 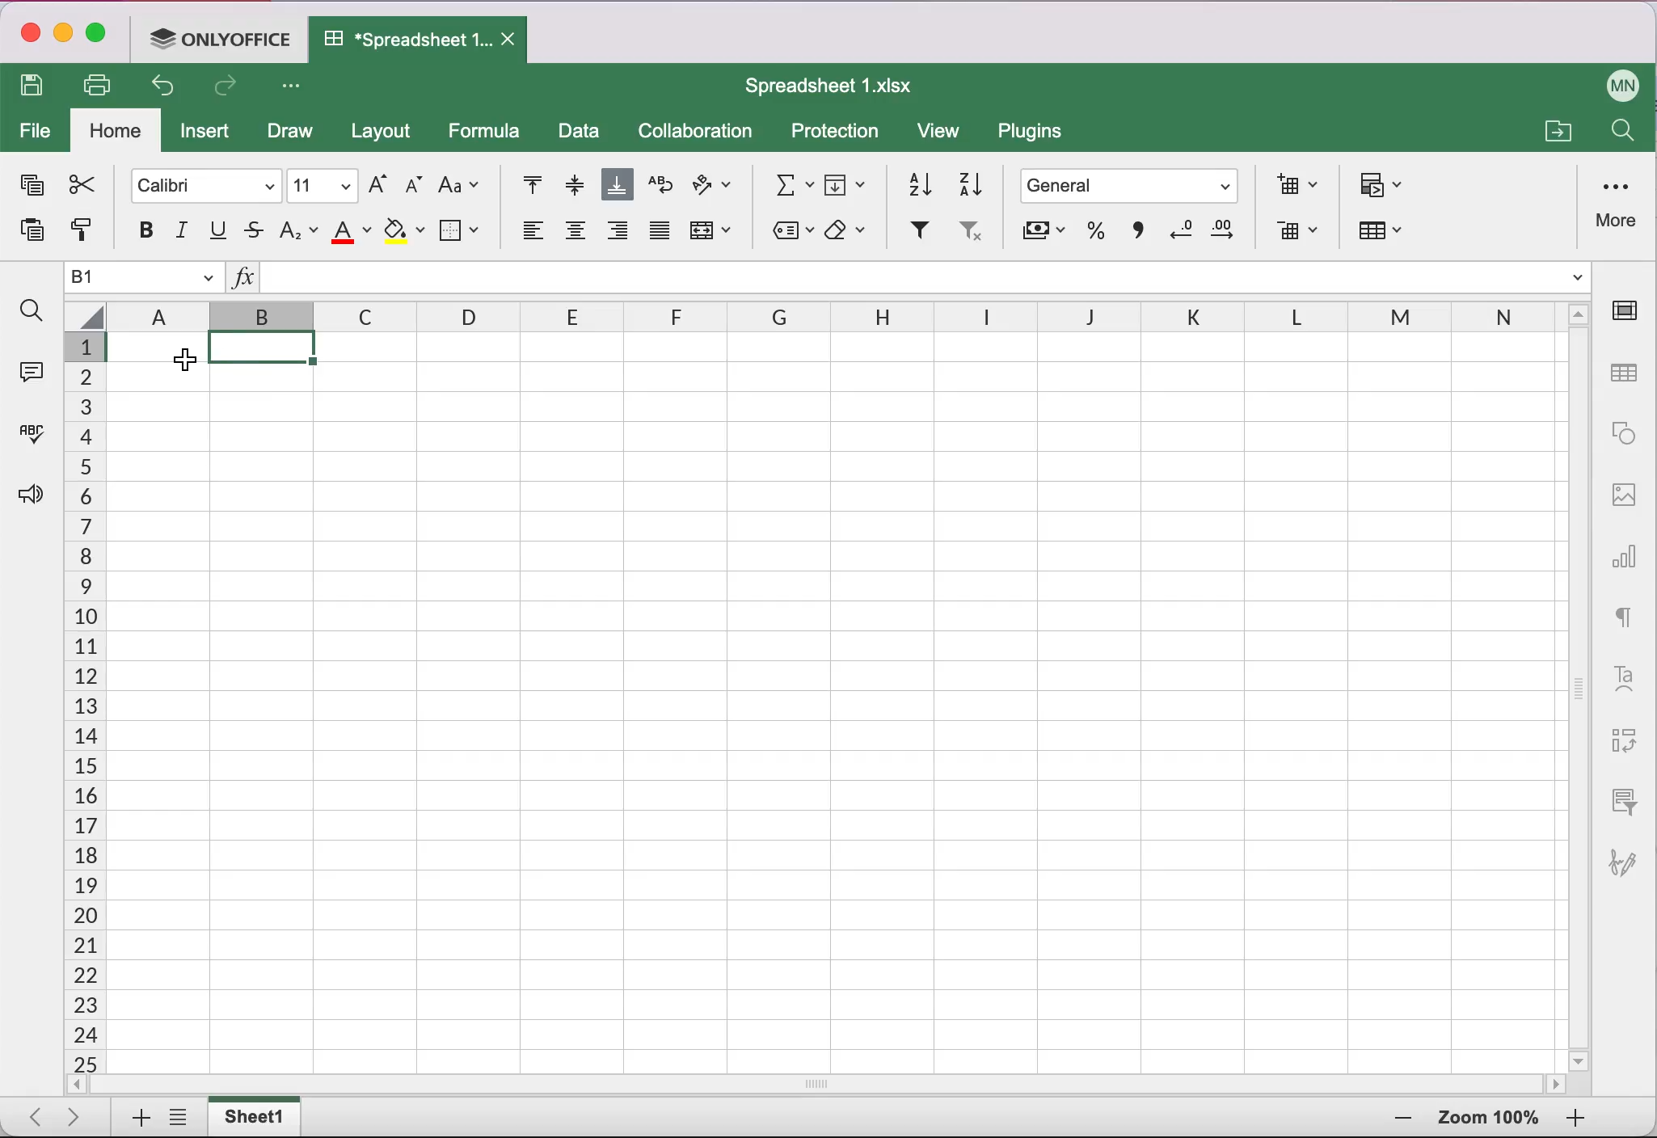 What do you see at coordinates (1621, 742) in the screenshot?
I see `pivot table` at bounding box center [1621, 742].